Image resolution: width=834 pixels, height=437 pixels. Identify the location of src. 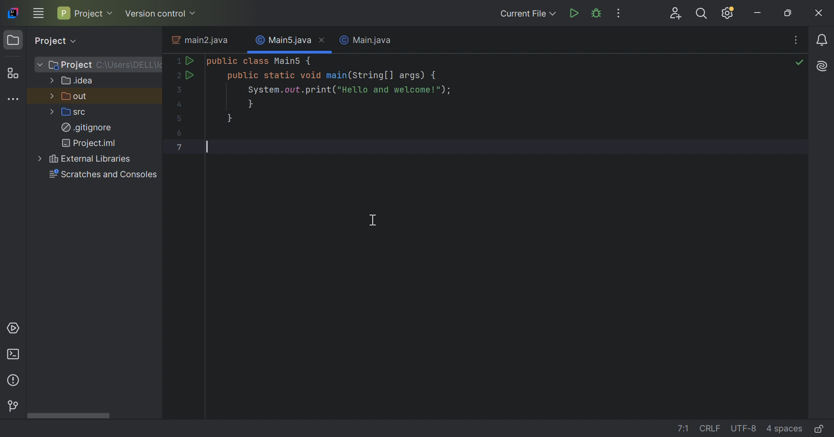
(75, 112).